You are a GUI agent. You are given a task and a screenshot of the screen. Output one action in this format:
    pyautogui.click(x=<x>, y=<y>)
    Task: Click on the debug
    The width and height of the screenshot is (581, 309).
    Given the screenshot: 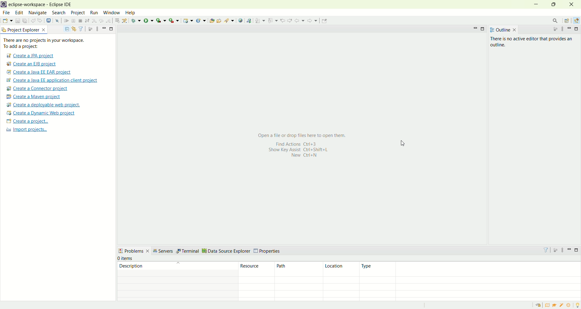 What is the action you would take?
    pyautogui.click(x=136, y=21)
    